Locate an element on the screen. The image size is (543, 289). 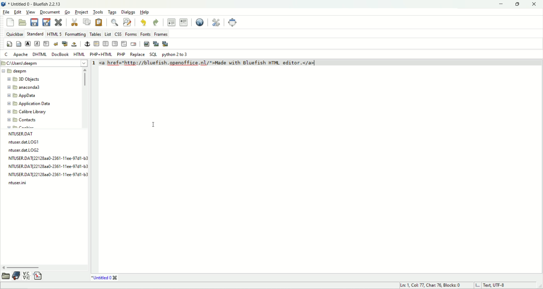
quickstart is located at coordinates (10, 44).